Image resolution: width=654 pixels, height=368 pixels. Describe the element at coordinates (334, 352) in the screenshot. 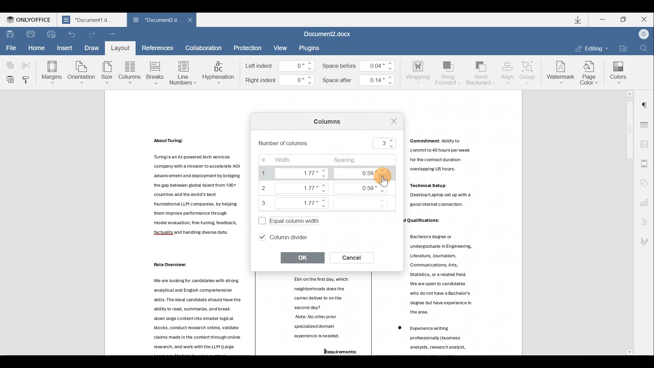

I see `` at that location.